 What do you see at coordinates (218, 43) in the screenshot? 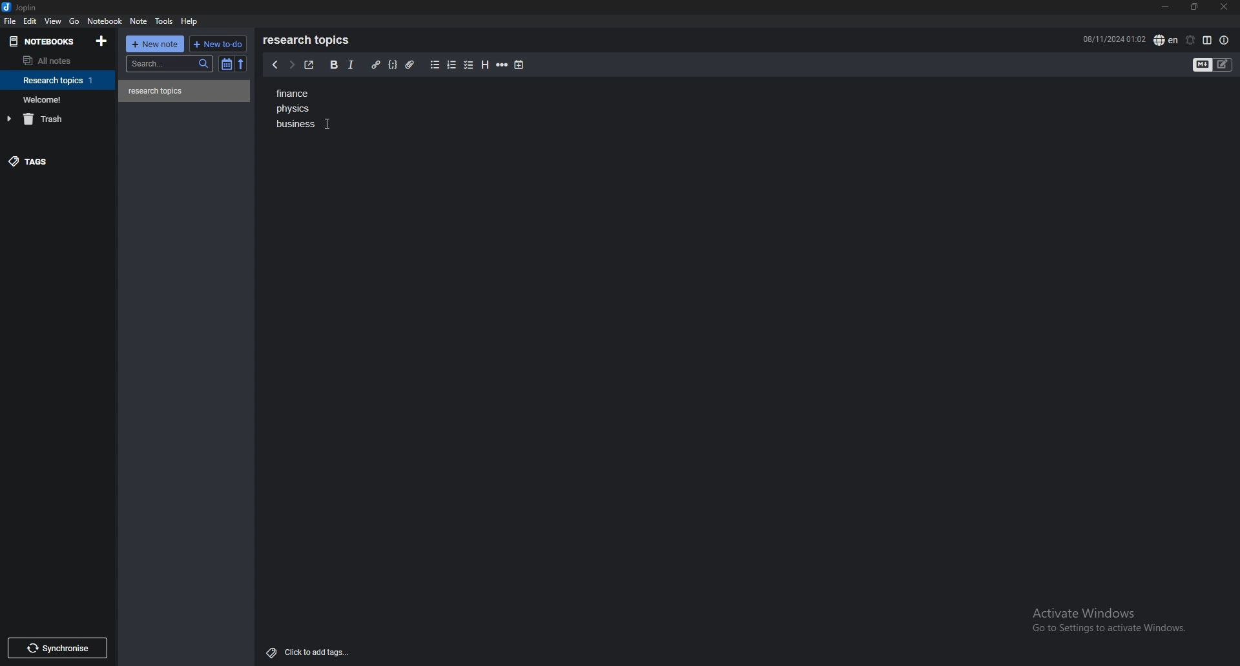
I see `new todo` at bounding box center [218, 43].